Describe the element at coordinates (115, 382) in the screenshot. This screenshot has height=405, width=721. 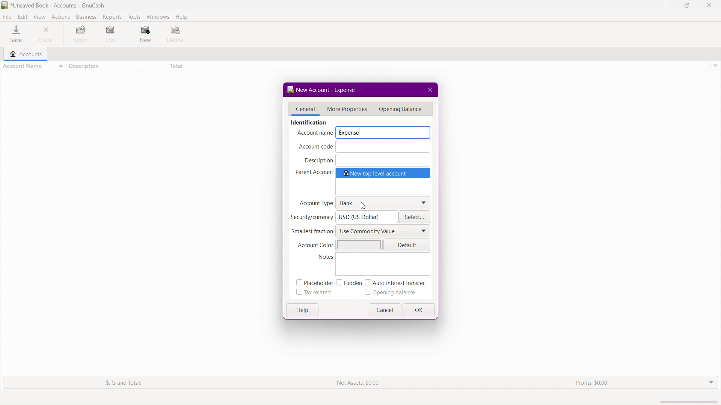
I see `$. Grand Total` at that location.